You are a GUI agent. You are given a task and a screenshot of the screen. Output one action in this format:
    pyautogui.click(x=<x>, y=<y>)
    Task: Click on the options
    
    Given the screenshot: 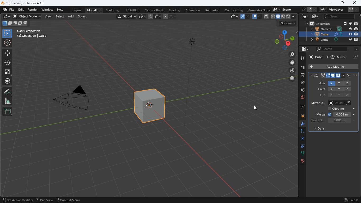 What is the action you would take?
    pyautogui.click(x=288, y=24)
    